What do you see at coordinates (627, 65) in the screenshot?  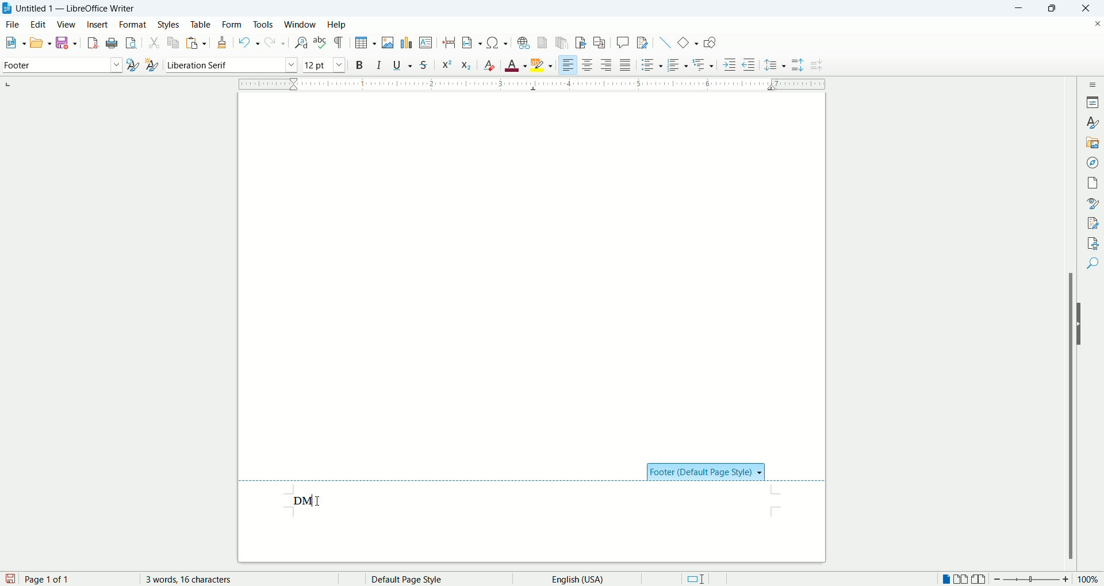 I see `justified` at bounding box center [627, 65].